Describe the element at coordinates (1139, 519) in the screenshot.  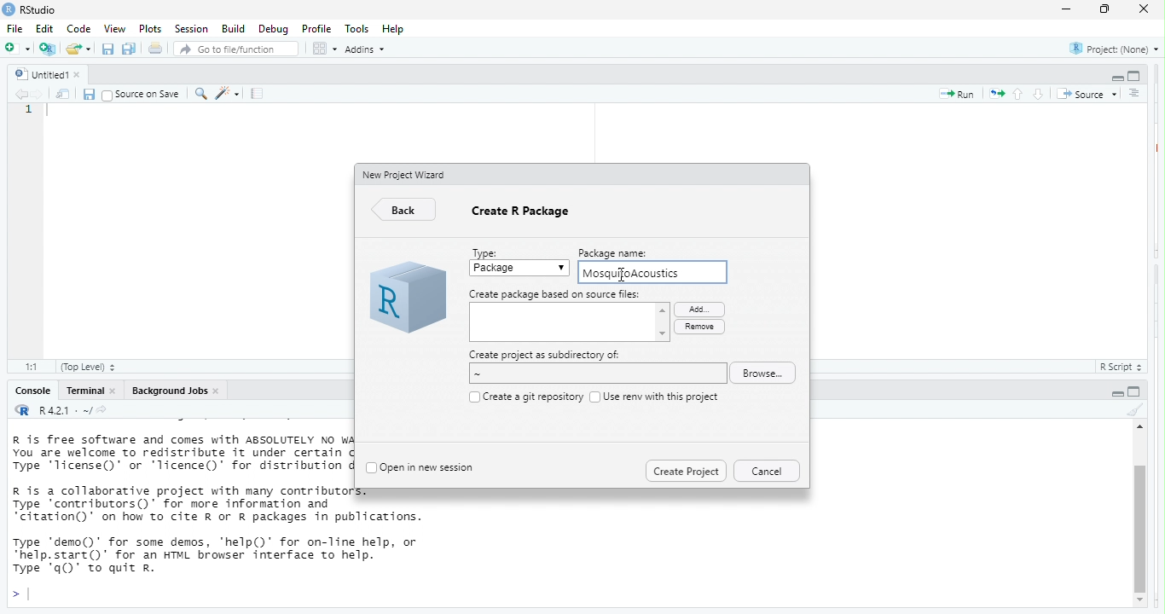
I see `vertical scroll bar` at that location.